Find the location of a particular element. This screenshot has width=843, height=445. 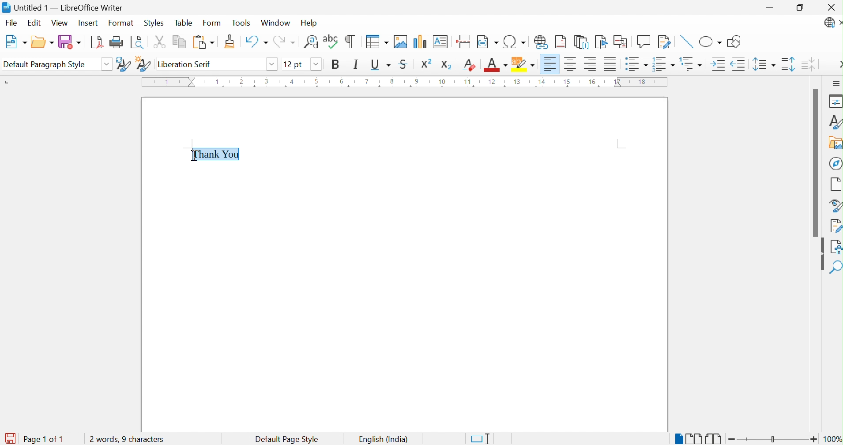

Tools is located at coordinates (241, 23).